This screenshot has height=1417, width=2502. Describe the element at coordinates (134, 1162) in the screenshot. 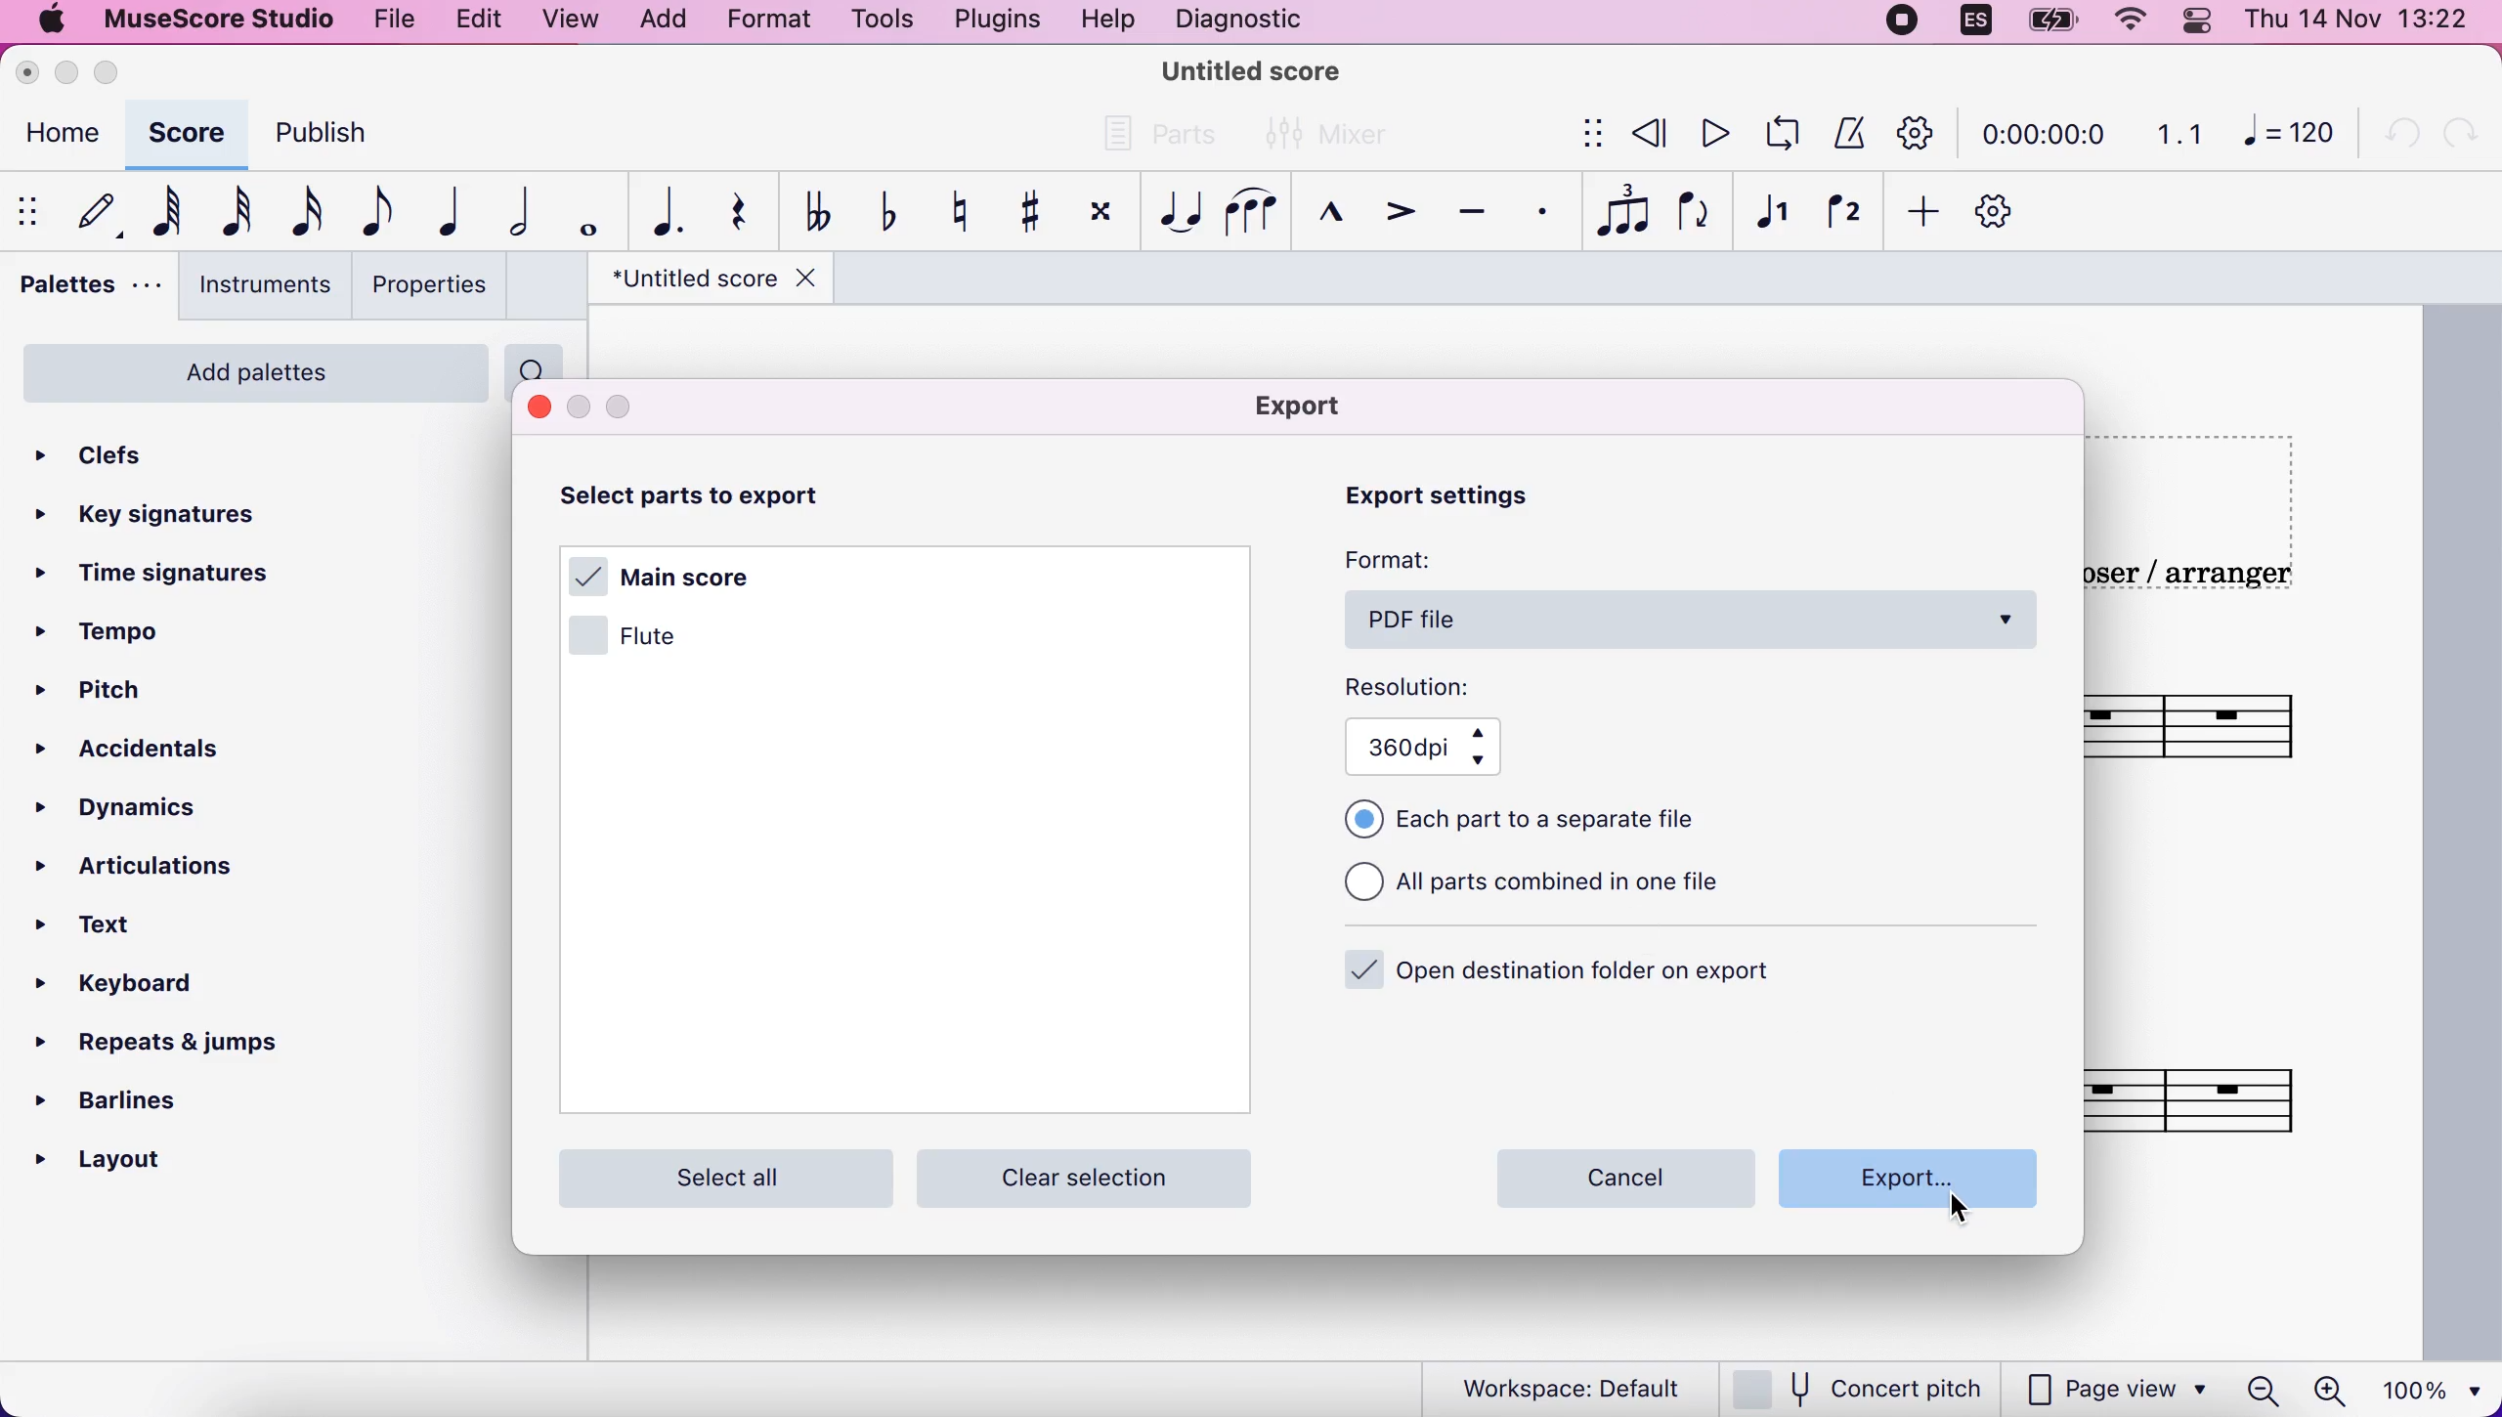

I see `layout` at that location.